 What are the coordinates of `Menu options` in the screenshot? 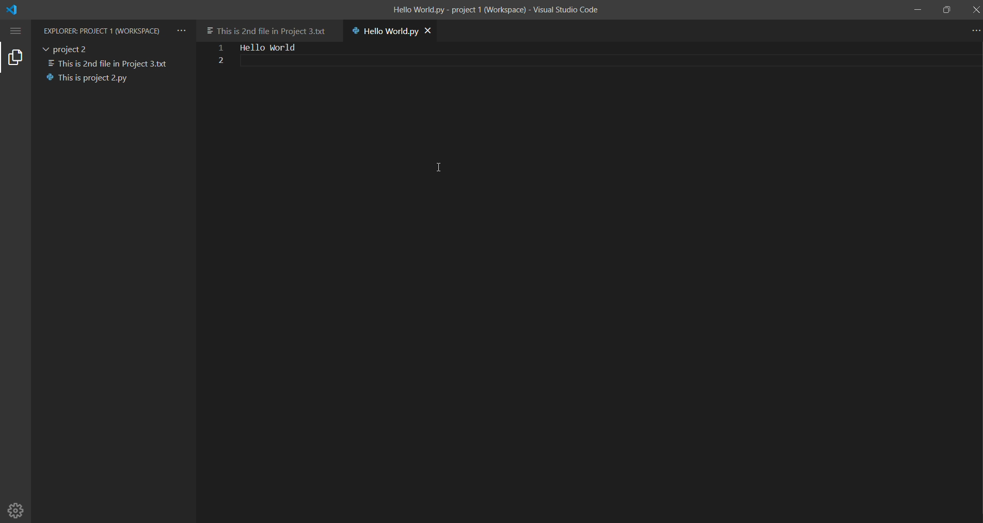 It's located at (17, 30).